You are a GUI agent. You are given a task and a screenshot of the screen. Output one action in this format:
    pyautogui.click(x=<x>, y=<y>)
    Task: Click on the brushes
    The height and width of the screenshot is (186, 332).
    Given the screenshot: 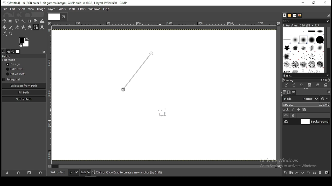 What is the action you would take?
    pyautogui.click(x=303, y=50)
    